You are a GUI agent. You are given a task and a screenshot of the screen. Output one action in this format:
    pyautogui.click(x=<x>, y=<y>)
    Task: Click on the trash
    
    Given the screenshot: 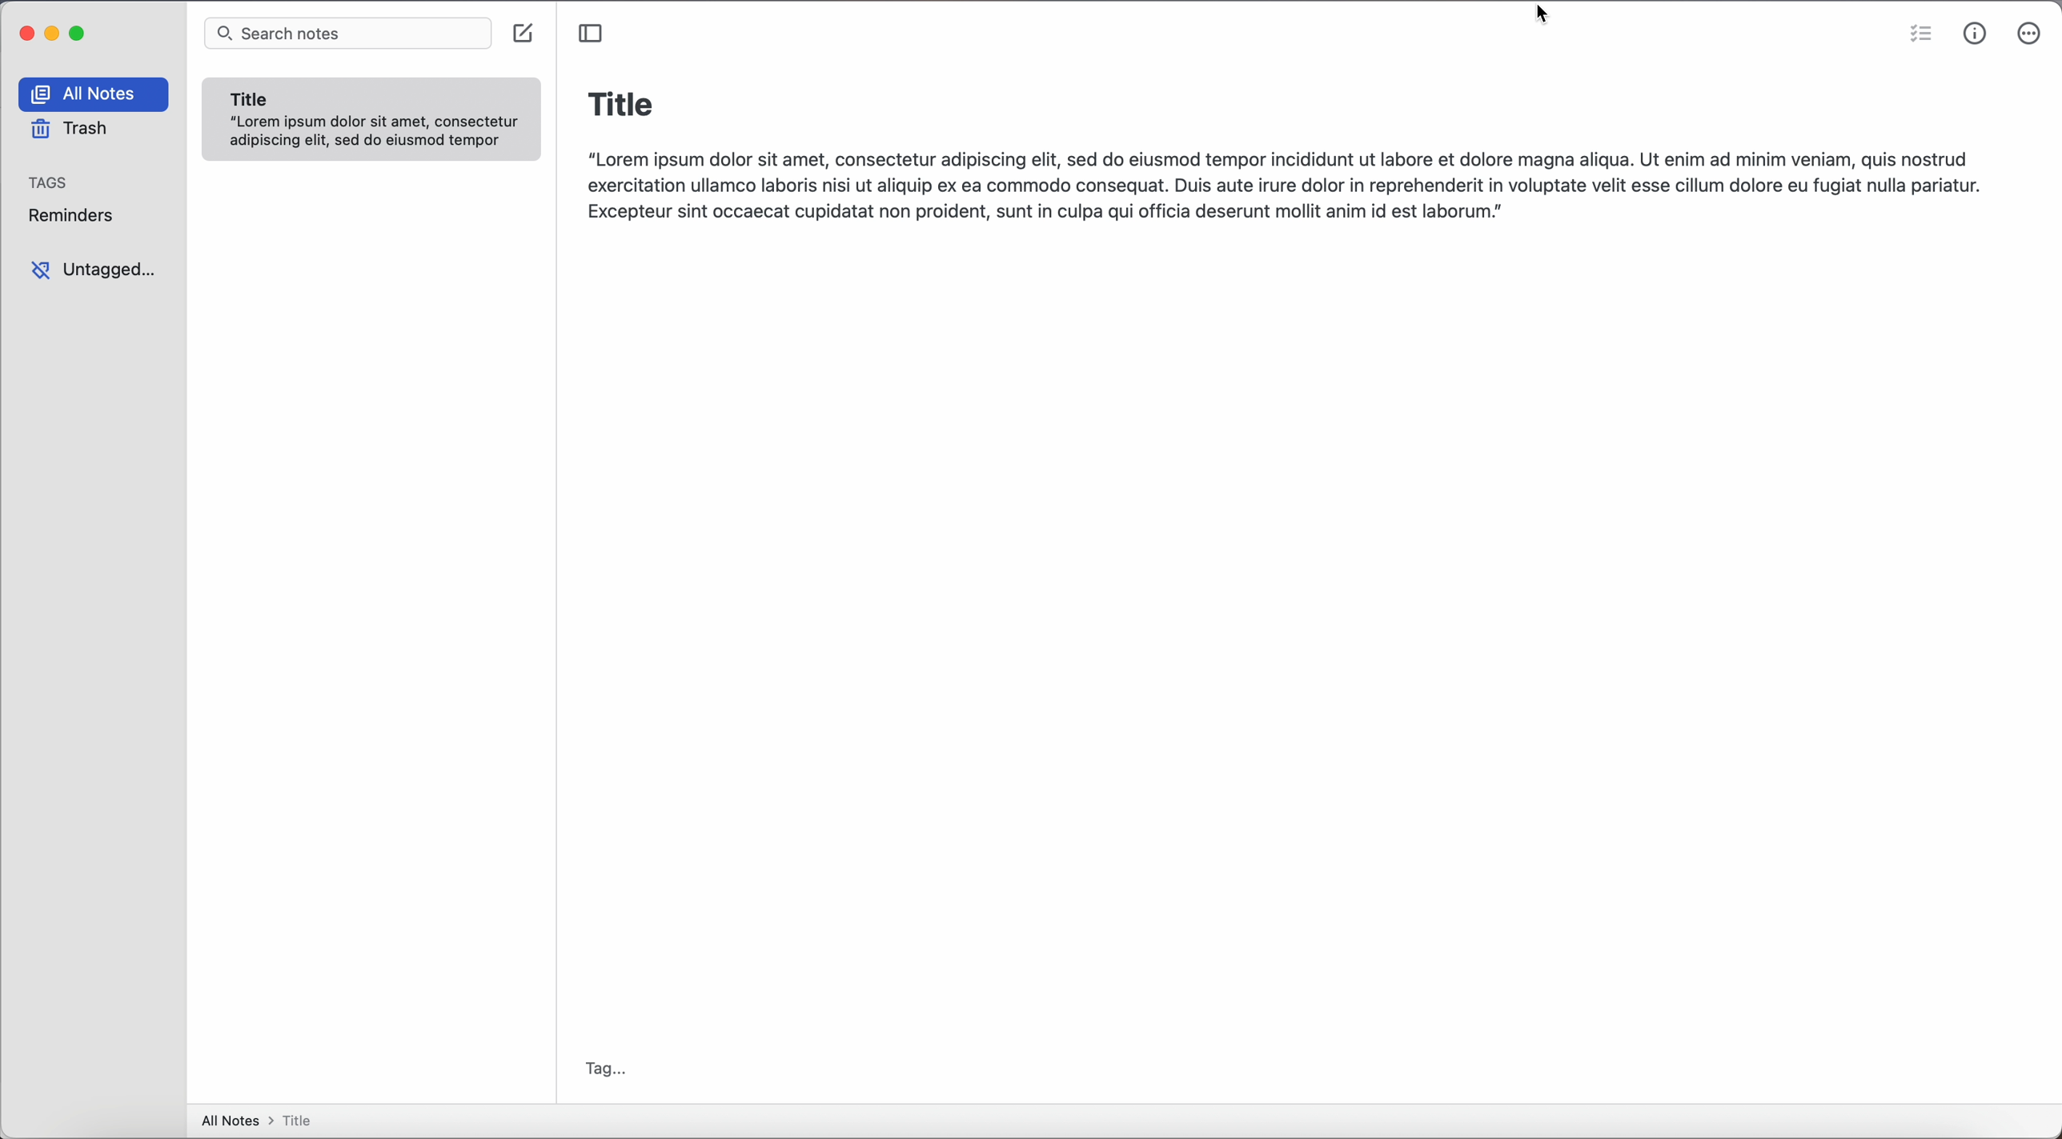 What is the action you would take?
    pyautogui.click(x=68, y=130)
    